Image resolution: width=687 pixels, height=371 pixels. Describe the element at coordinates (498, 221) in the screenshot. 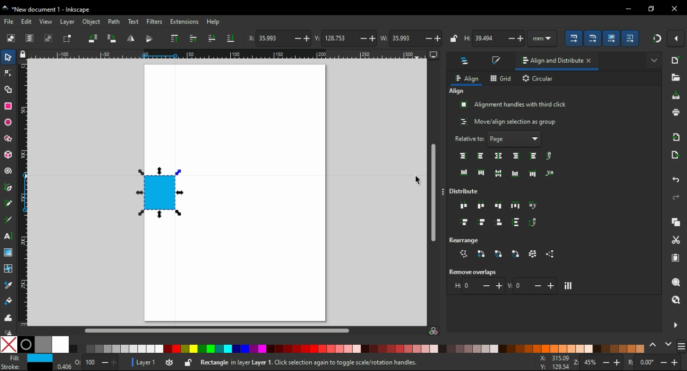

I see `distribute vertically with even spacing between bottom edges` at that location.